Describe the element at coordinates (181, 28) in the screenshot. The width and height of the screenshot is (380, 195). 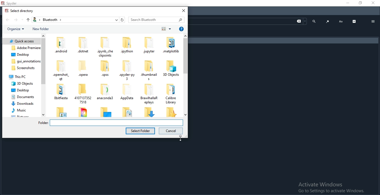
I see `help` at that location.